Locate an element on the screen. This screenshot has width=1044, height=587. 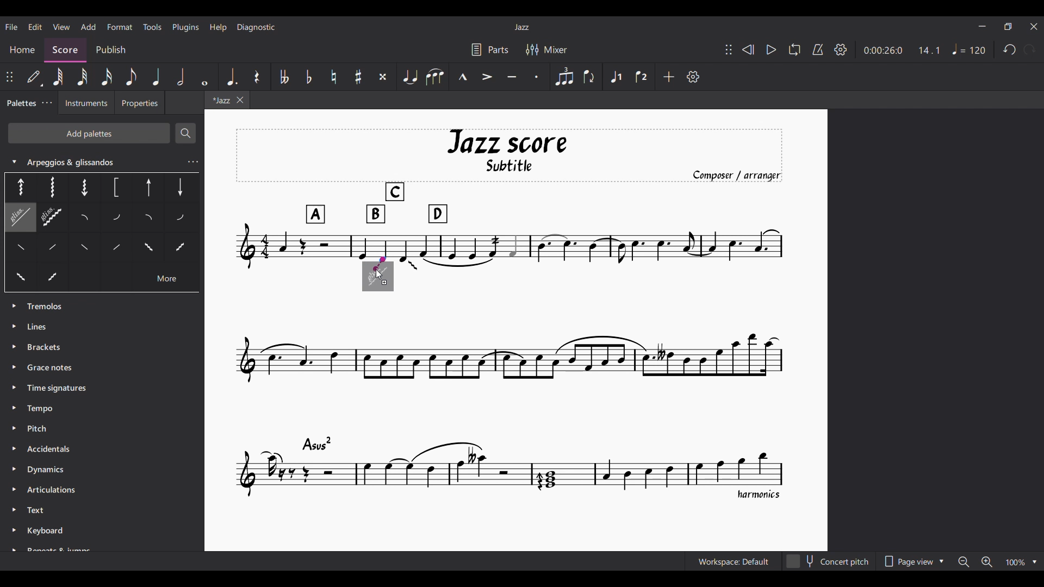
16th note is located at coordinates (106, 77).